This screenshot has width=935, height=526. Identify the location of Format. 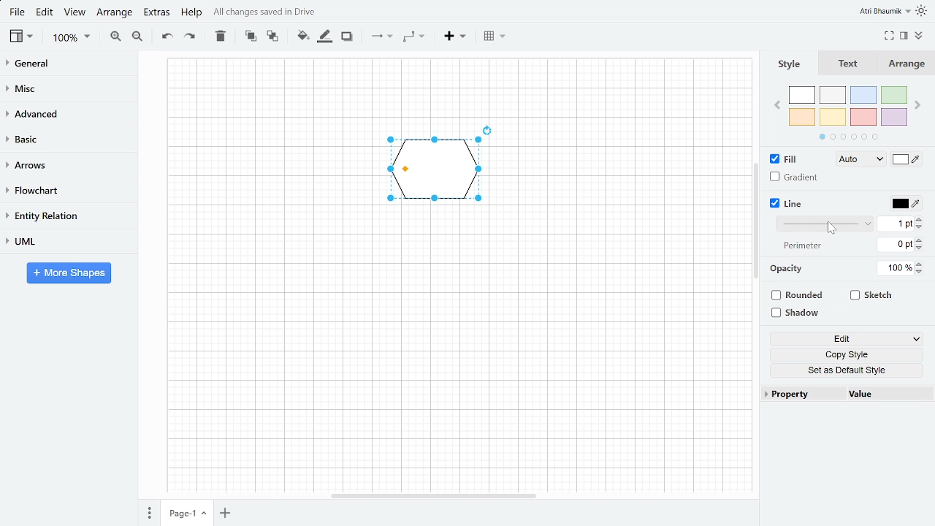
(904, 34).